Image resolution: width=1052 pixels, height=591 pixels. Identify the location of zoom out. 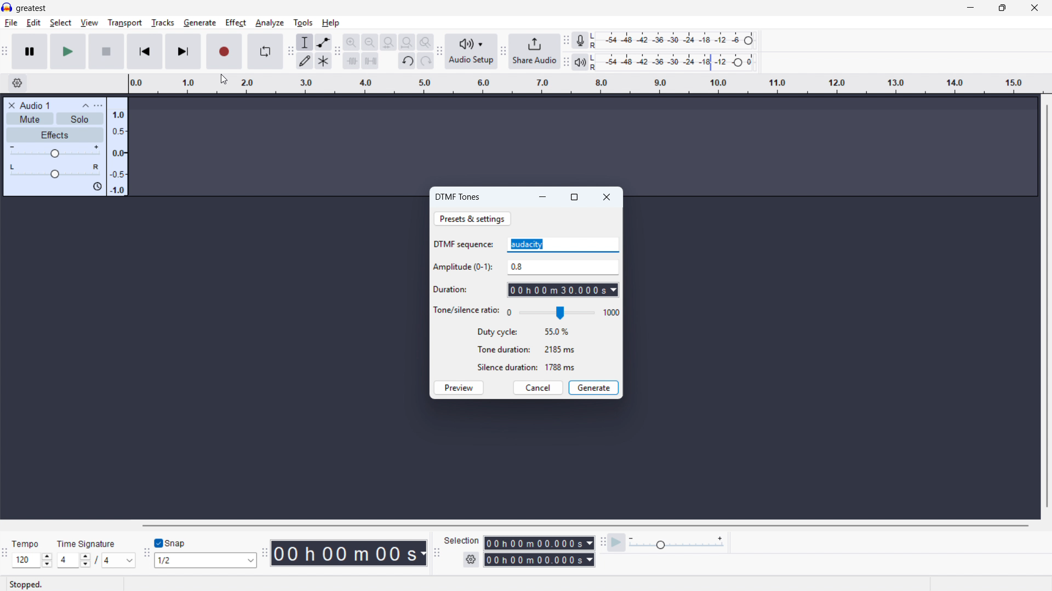
(370, 42).